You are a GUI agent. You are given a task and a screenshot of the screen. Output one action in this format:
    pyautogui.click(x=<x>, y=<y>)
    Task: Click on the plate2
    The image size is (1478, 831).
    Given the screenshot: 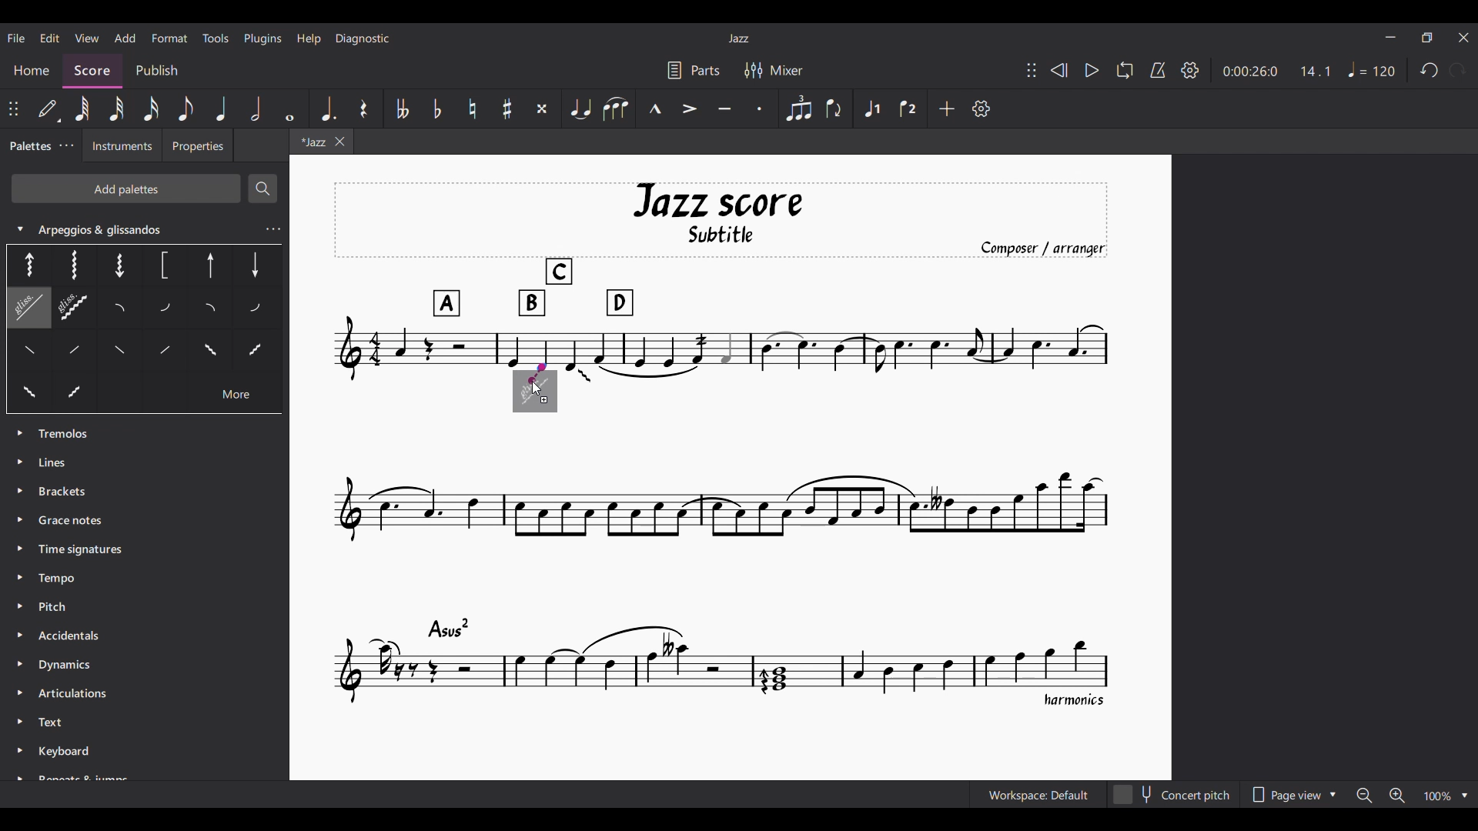 What is the action you would take?
    pyautogui.click(x=73, y=265)
    